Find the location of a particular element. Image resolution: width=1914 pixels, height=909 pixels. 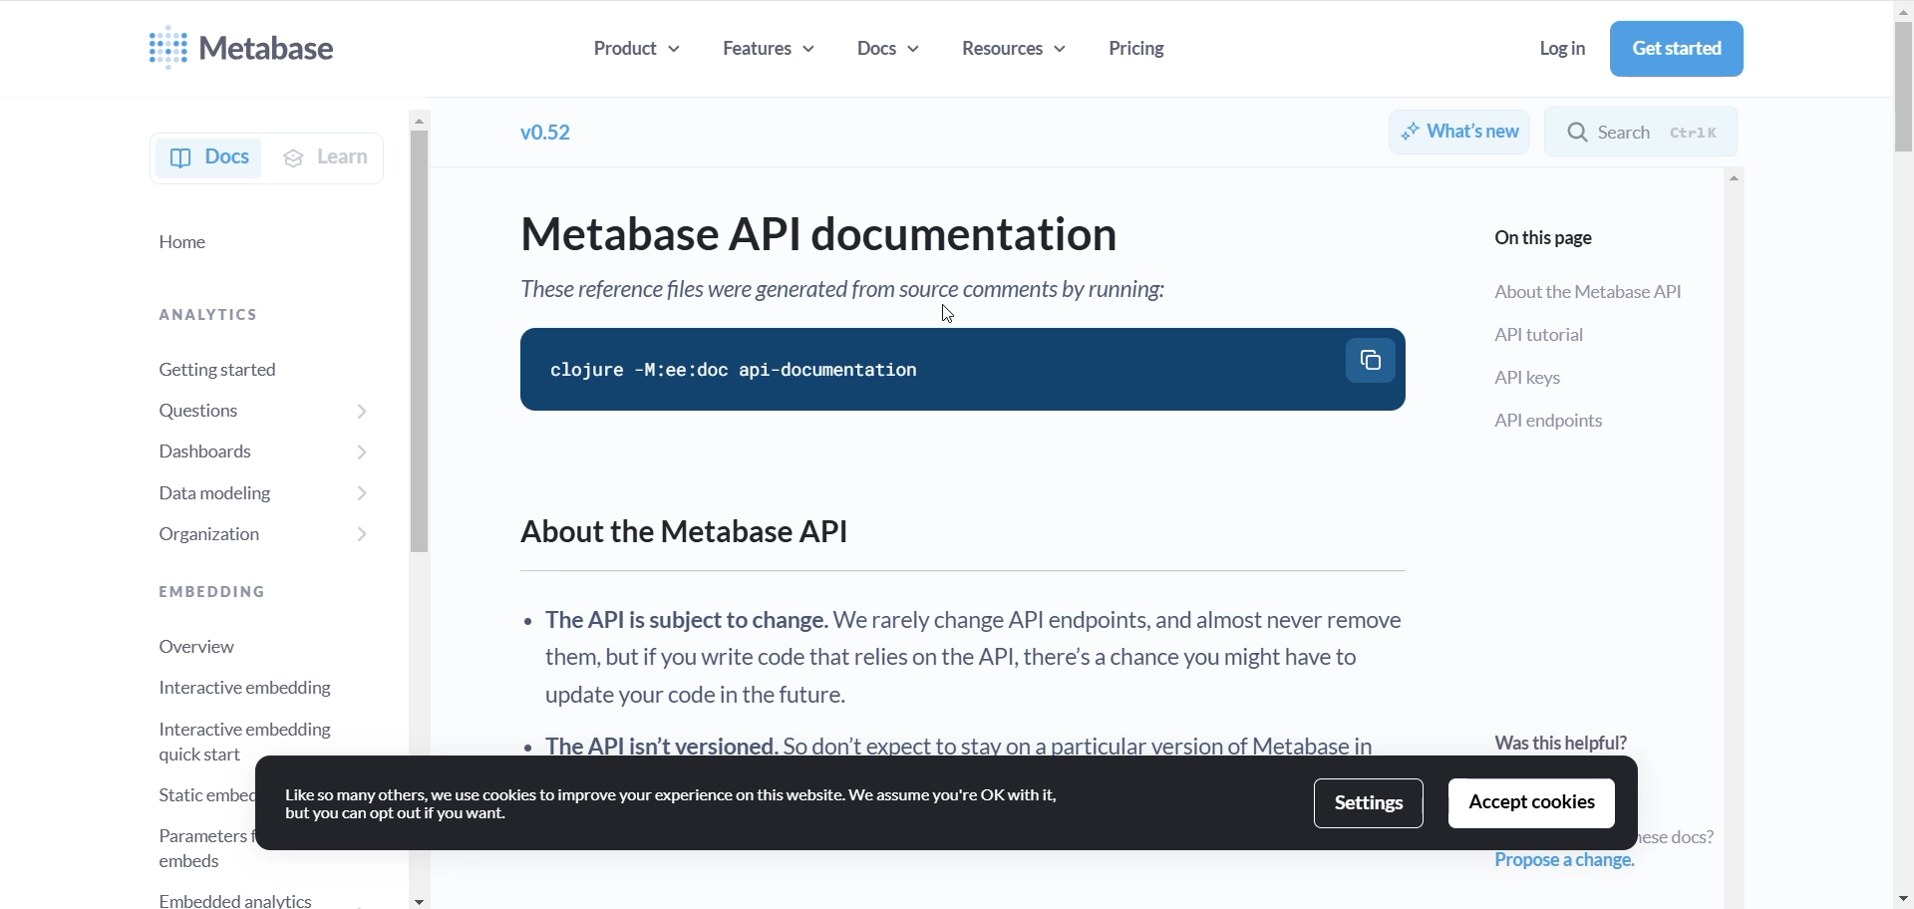

questions is located at coordinates (229, 408).